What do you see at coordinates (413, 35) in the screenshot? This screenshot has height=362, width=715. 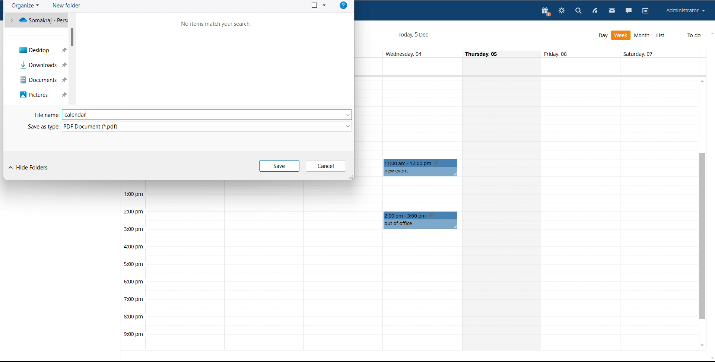 I see `current date` at bounding box center [413, 35].